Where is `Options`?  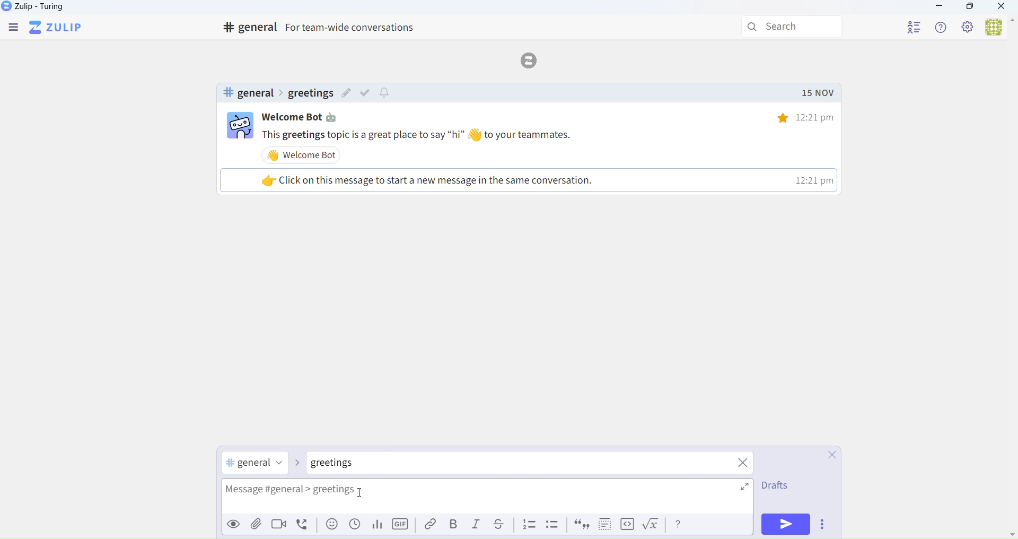 Options is located at coordinates (825, 526).